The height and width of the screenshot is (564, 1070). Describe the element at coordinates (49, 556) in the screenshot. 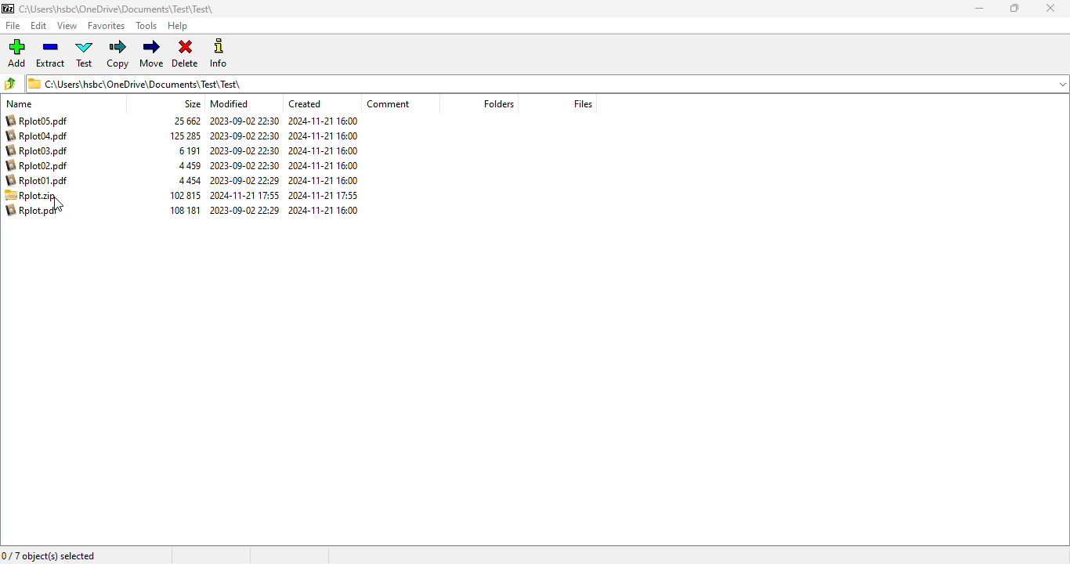

I see `0/7 object(s) selected` at that location.